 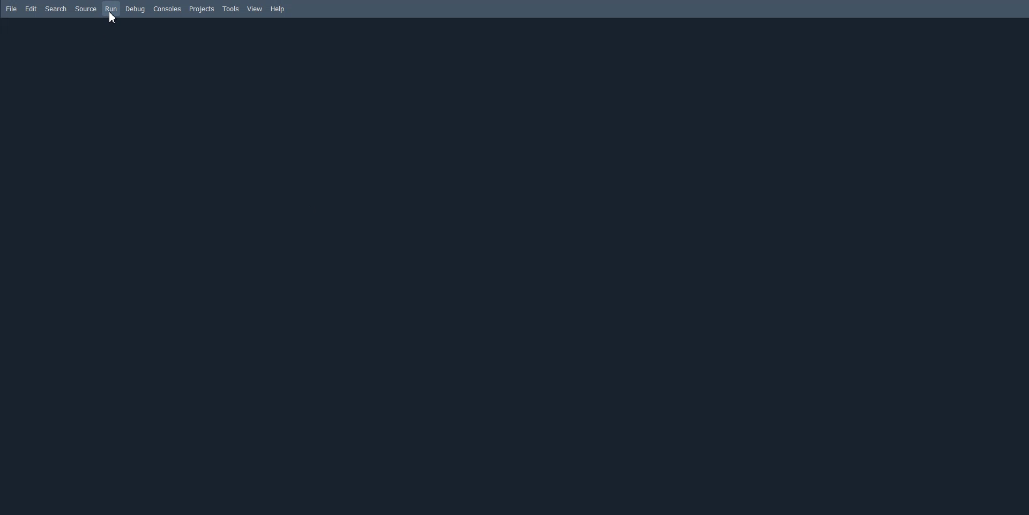 I want to click on Cursor, so click(x=113, y=18).